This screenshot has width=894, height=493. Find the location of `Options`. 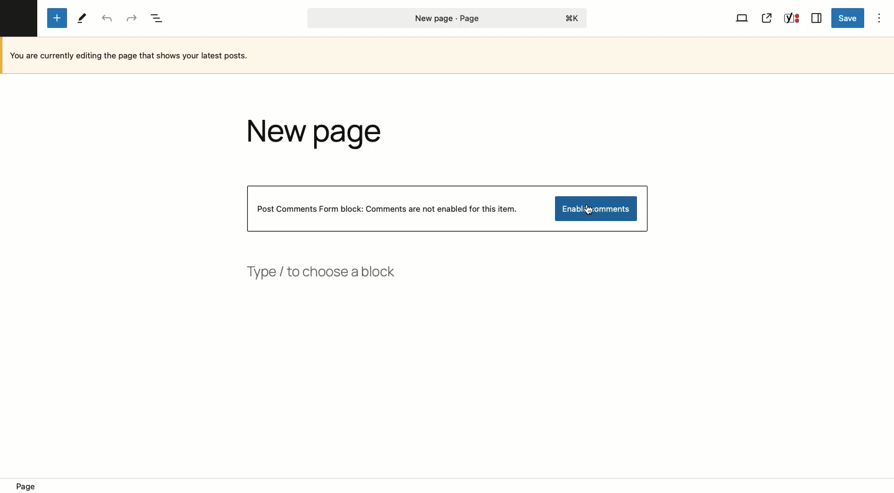

Options is located at coordinates (880, 18).